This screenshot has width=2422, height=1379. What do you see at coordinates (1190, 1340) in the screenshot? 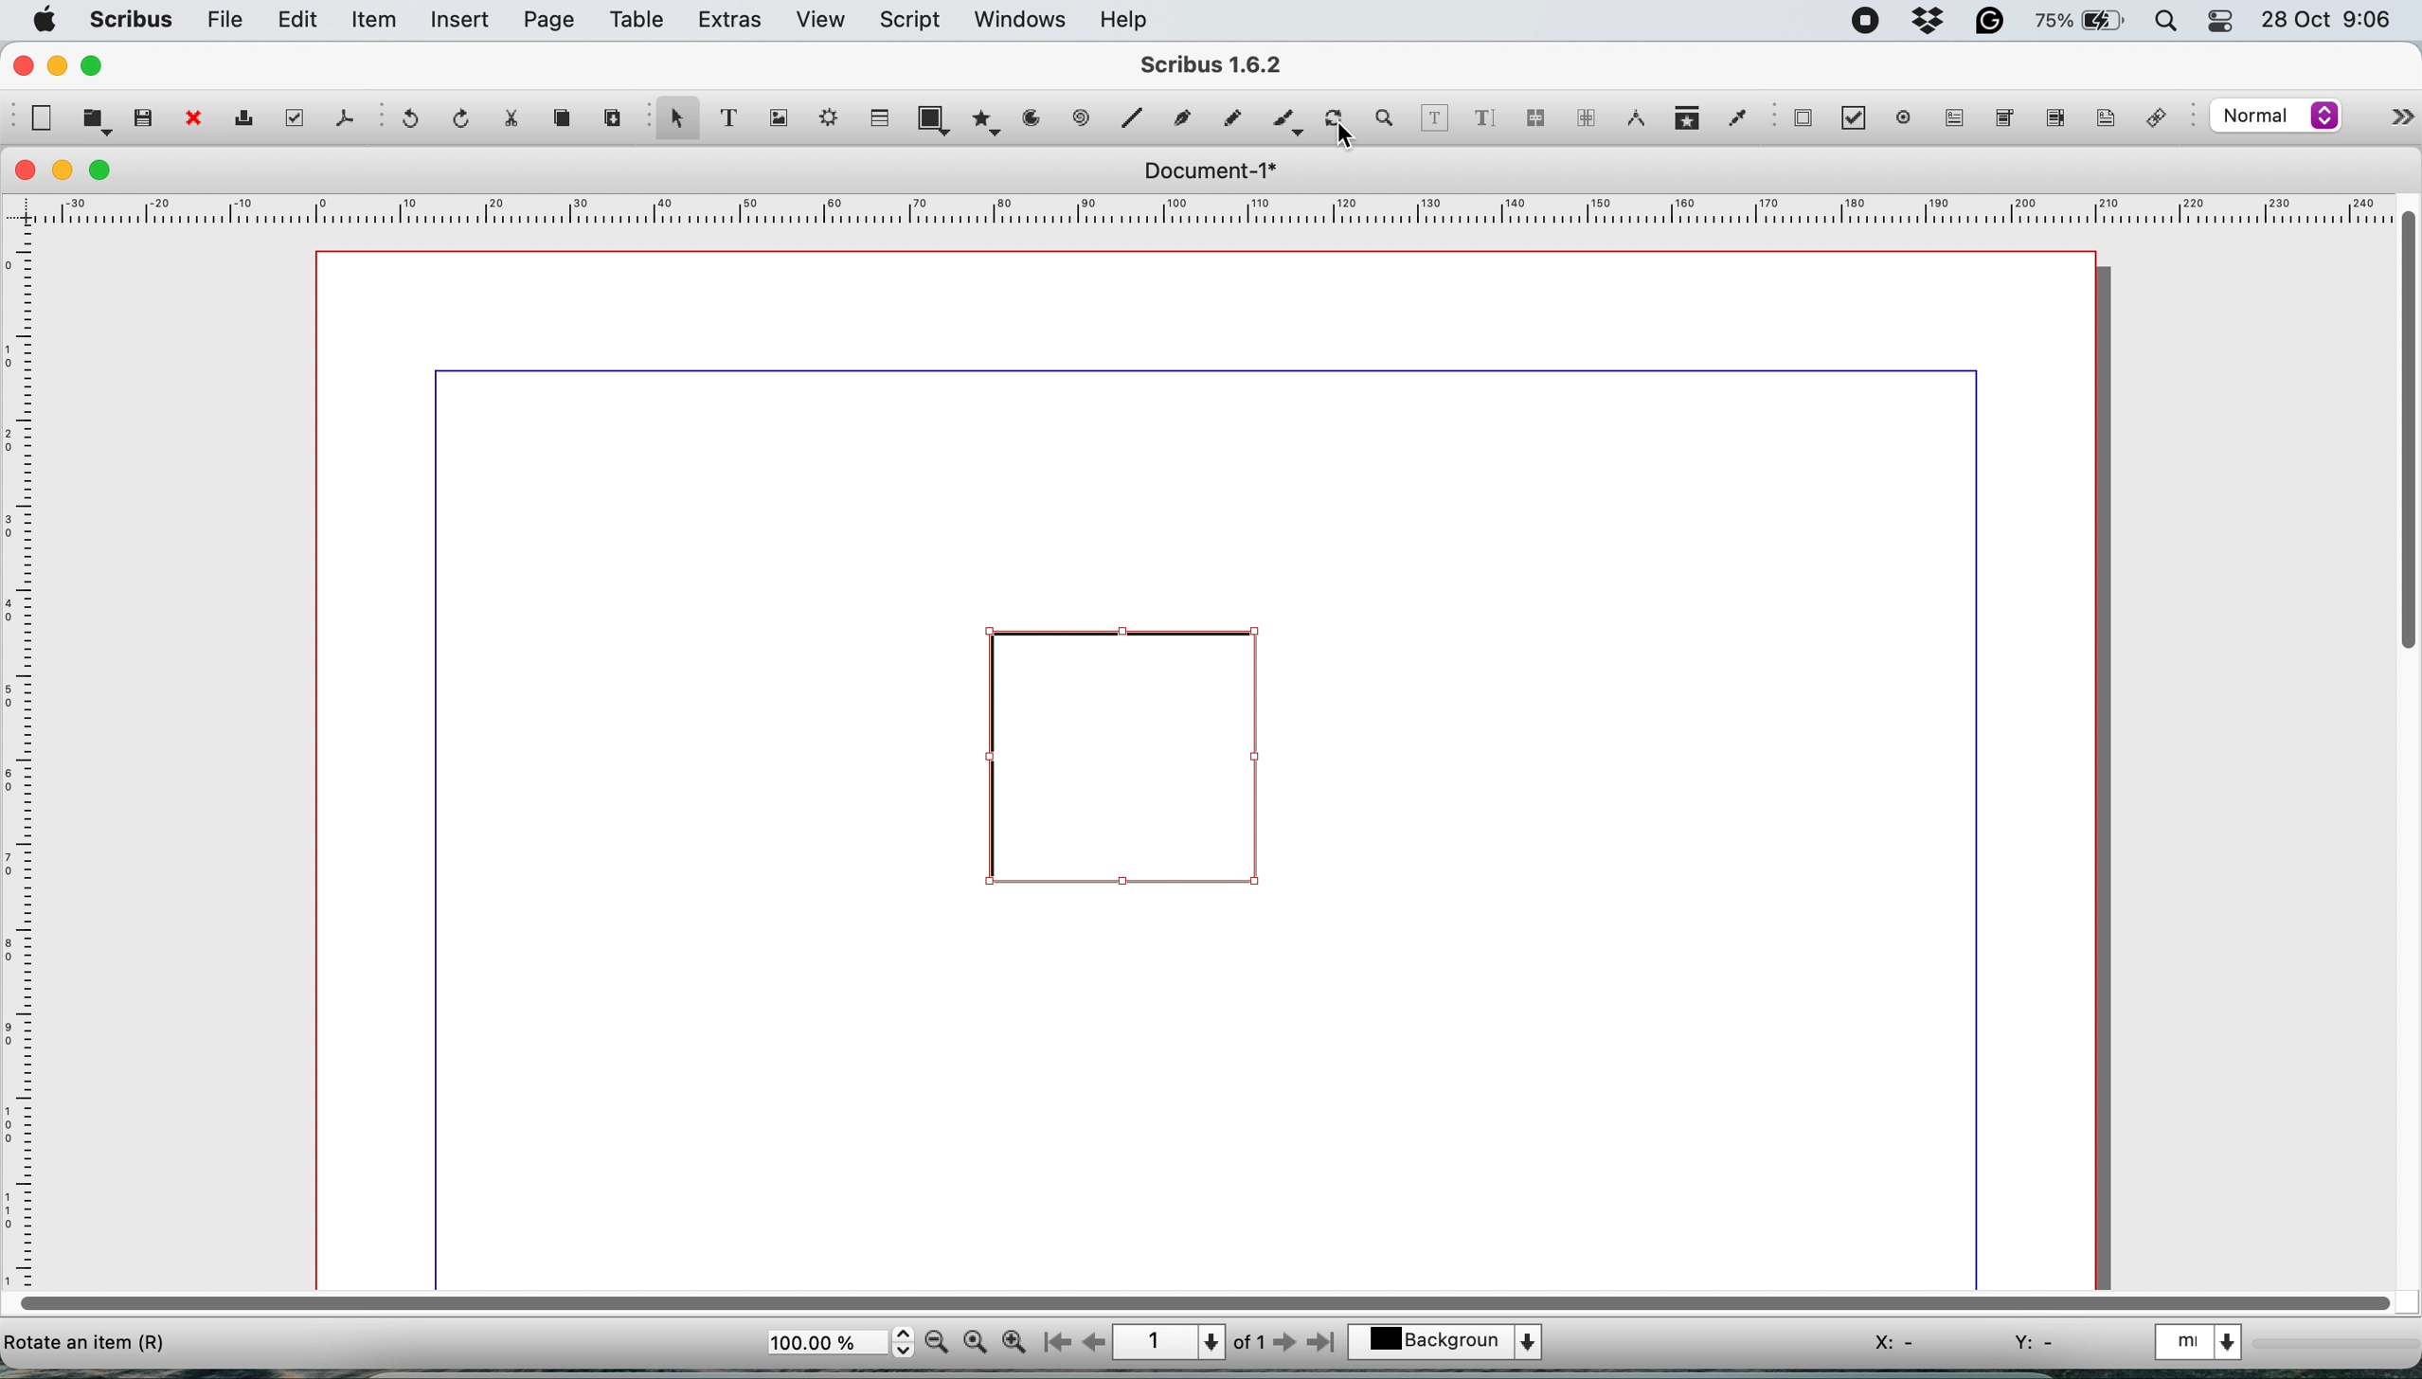
I see `page 1 of 1` at bounding box center [1190, 1340].